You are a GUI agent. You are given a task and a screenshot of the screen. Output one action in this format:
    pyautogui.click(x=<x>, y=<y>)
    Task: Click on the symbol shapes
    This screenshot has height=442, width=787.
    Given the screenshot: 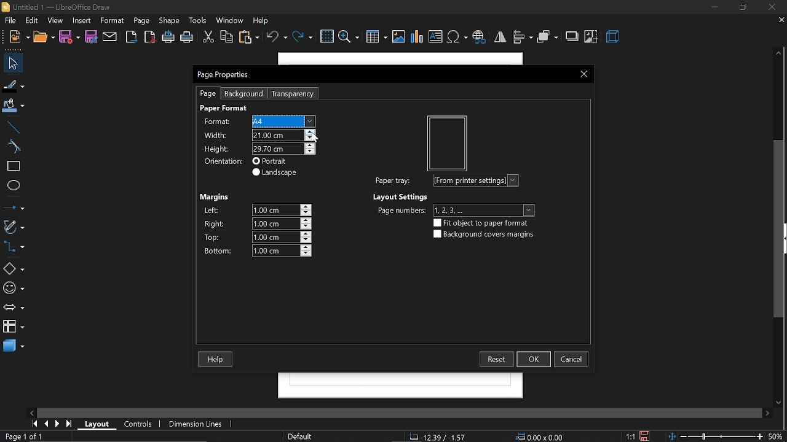 What is the action you would take?
    pyautogui.click(x=14, y=290)
    